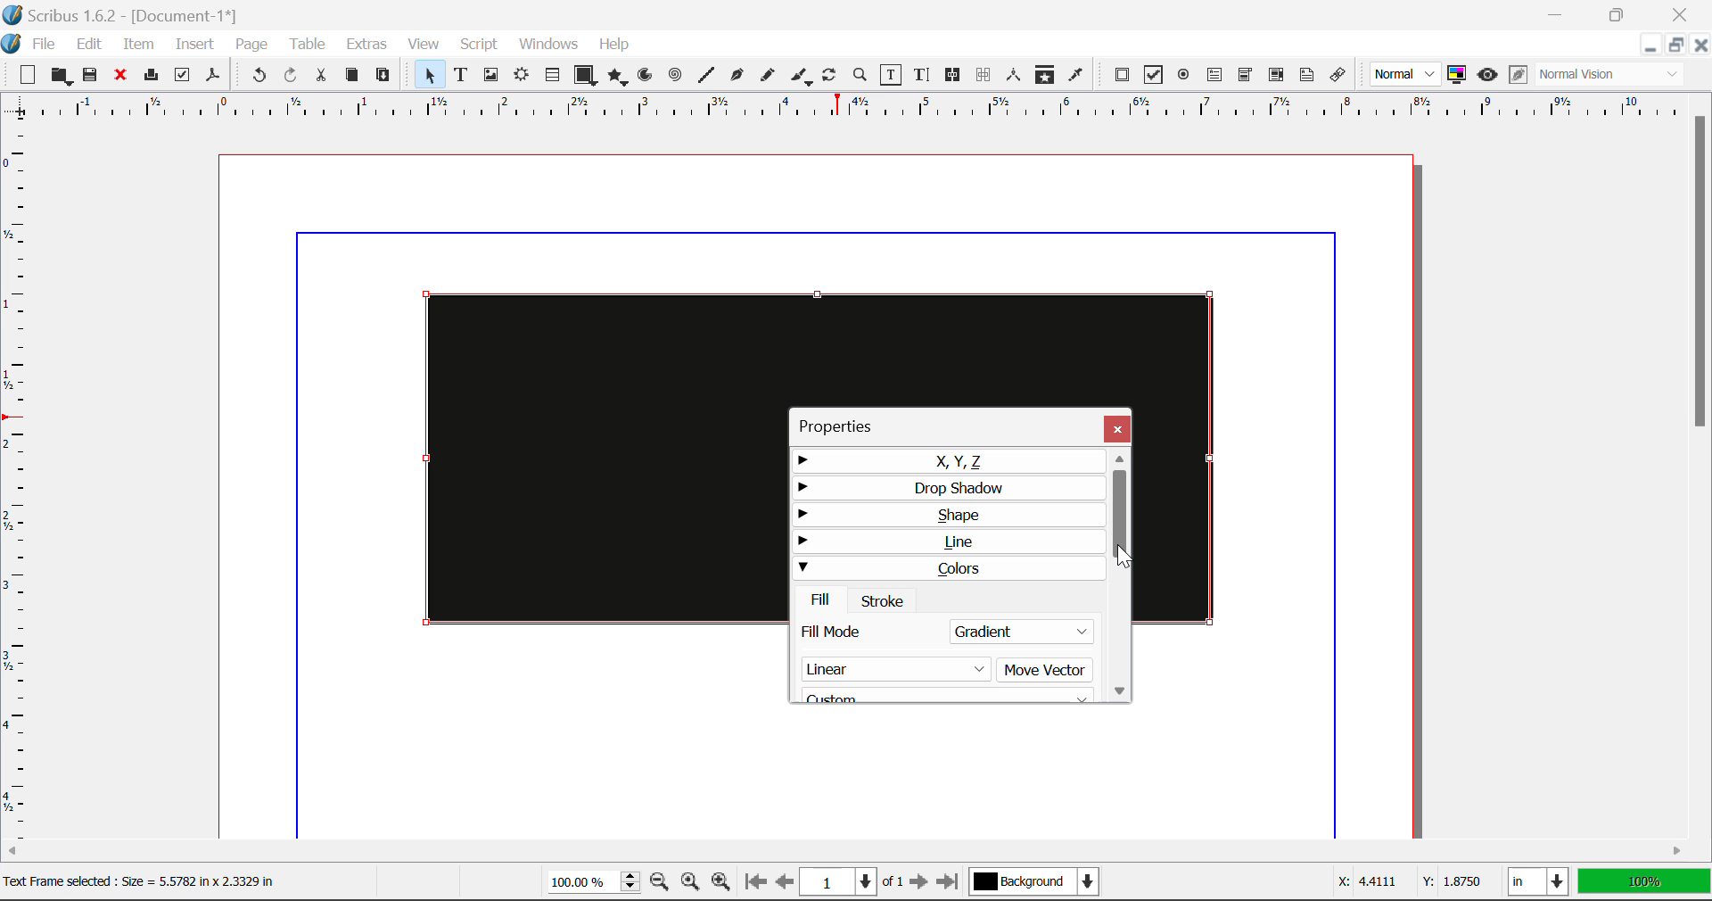 The image size is (1712, 901). Describe the element at coordinates (1039, 884) in the screenshot. I see `Background` at that location.